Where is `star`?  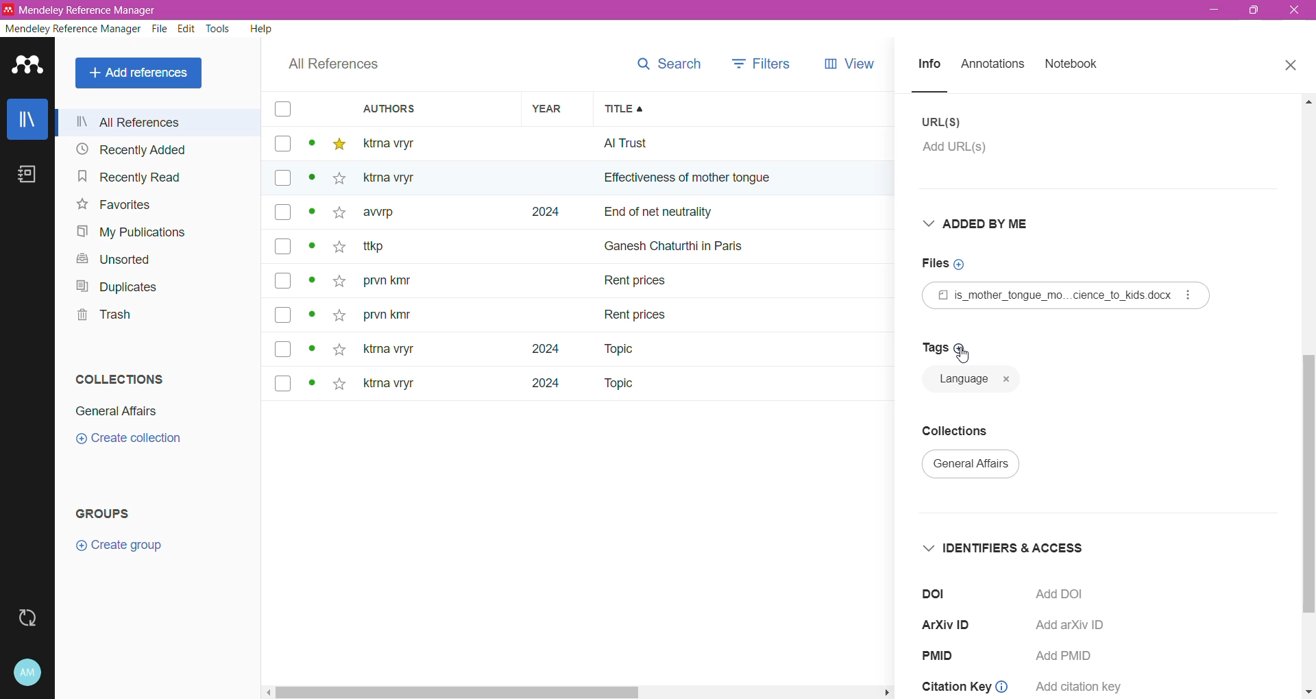
star is located at coordinates (338, 312).